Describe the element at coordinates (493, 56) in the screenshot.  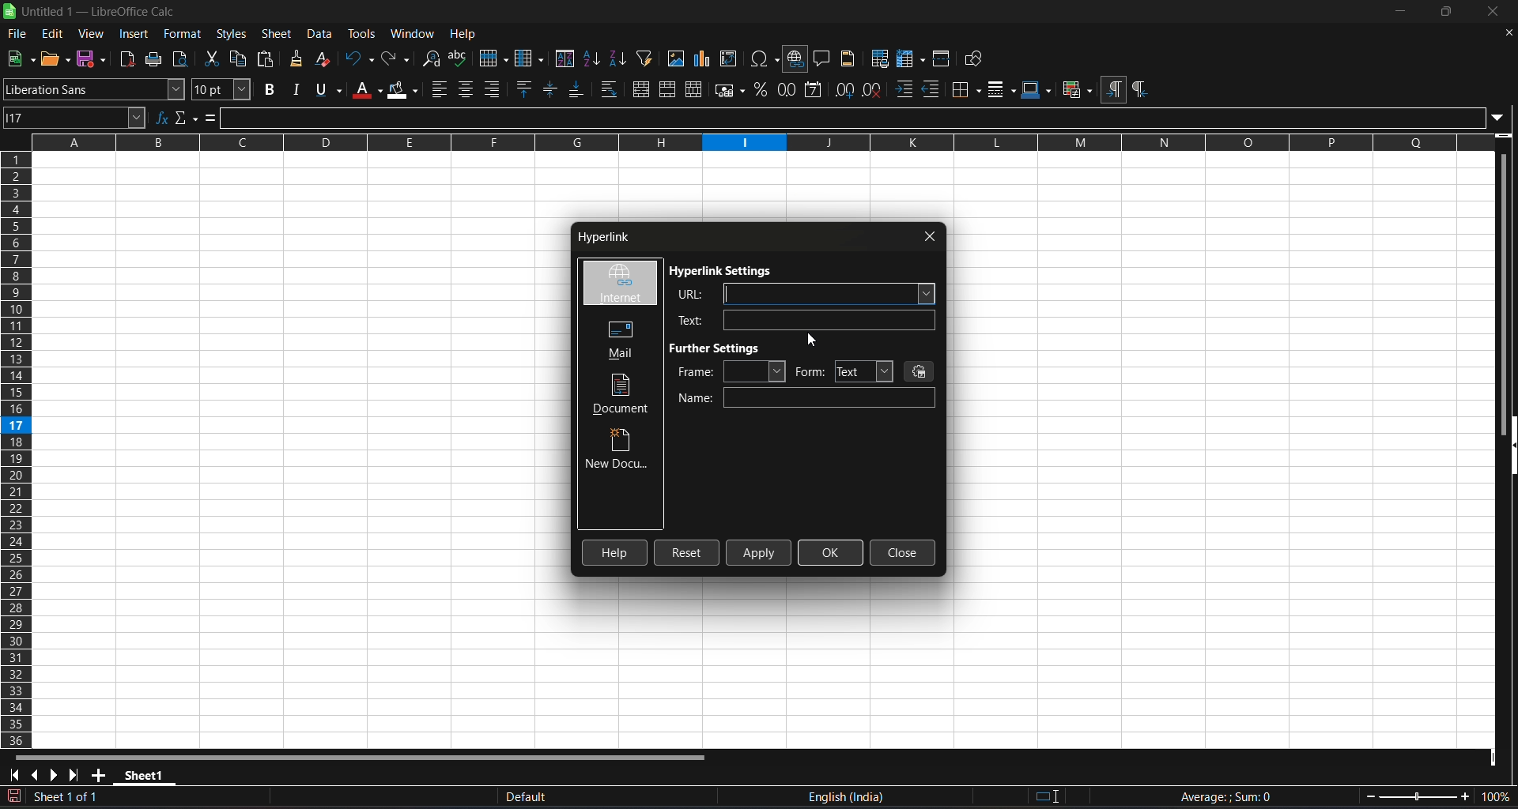
I see `row` at that location.